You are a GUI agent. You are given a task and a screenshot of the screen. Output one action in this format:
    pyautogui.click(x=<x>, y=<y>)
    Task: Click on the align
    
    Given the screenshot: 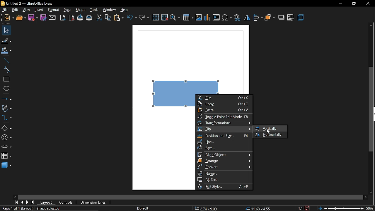 What is the action you would take?
    pyautogui.click(x=258, y=18)
    